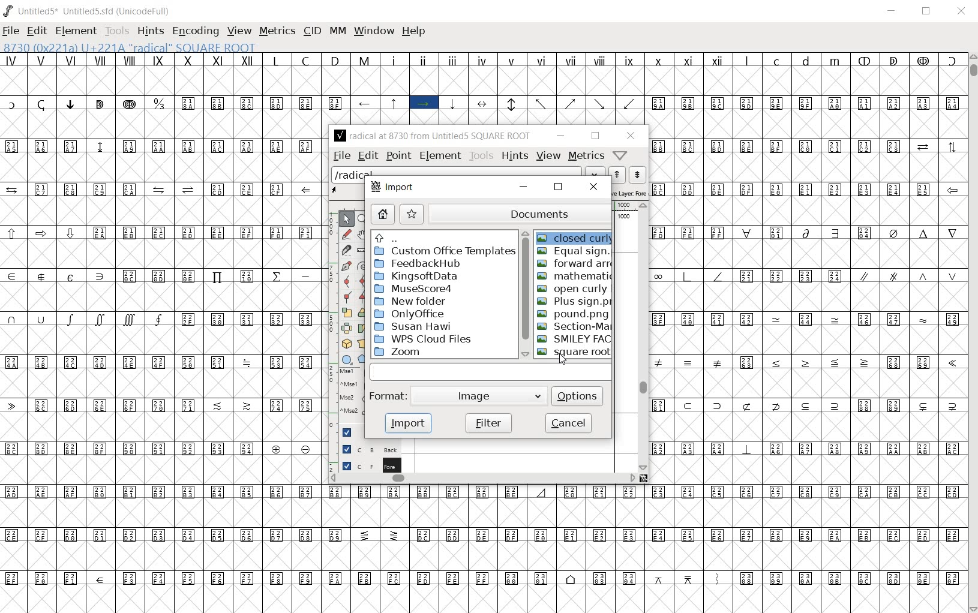  What do you see at coordinates (346, 344) in the screenshot?
I see `rotate the selection in 3D and project back to plane` at bounding box center [346, 344].